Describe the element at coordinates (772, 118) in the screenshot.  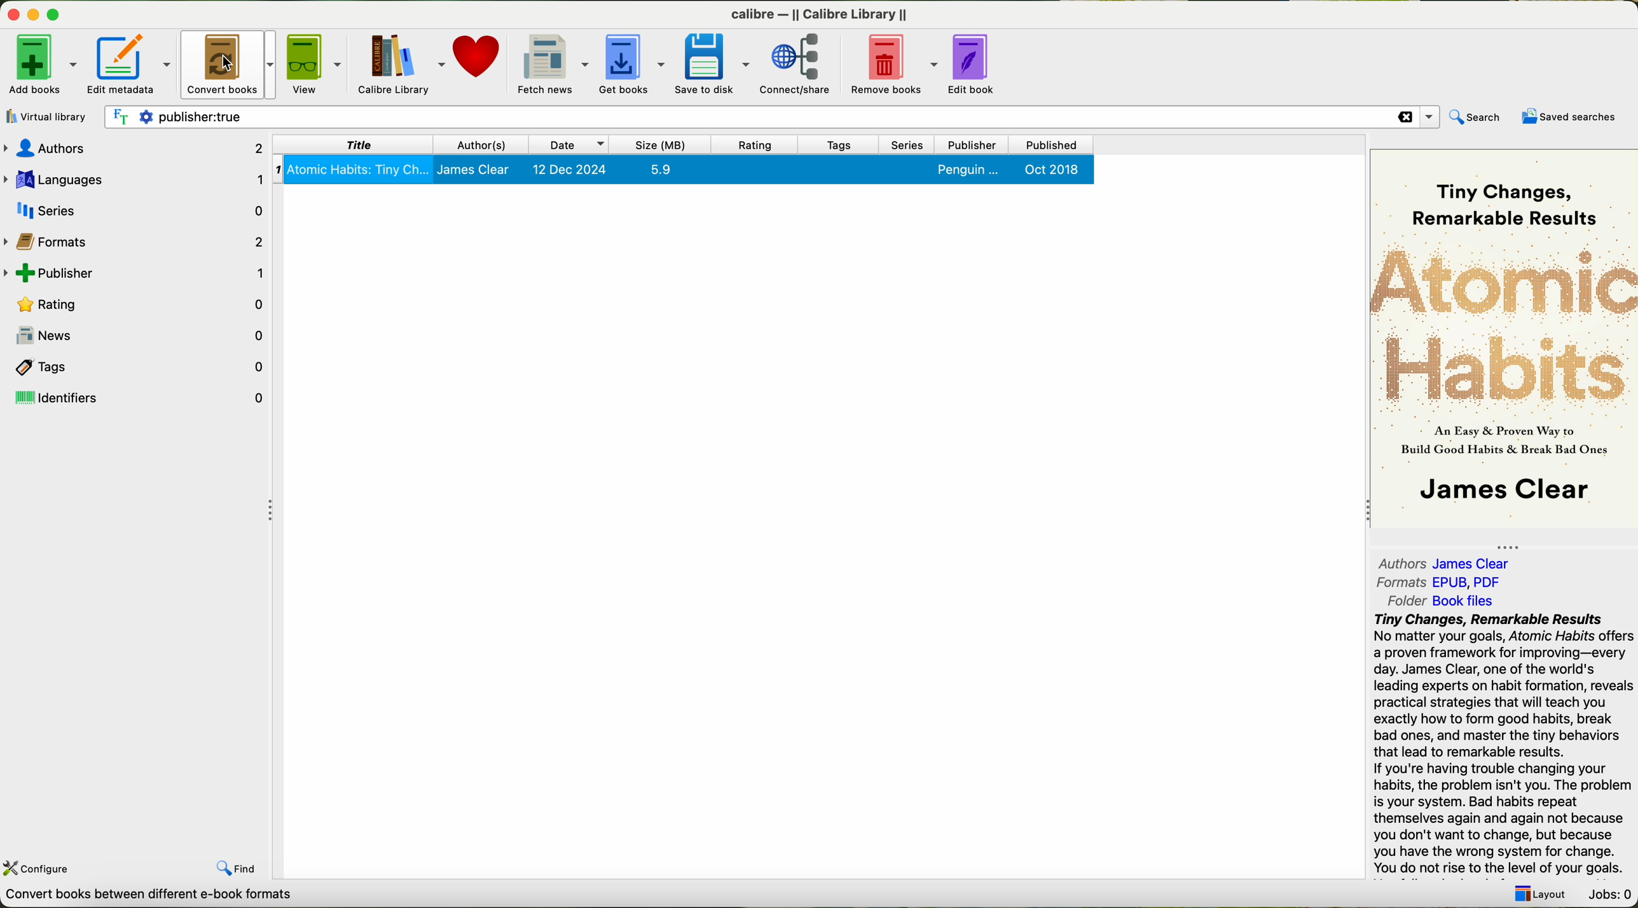
I see `search bar` at that location.